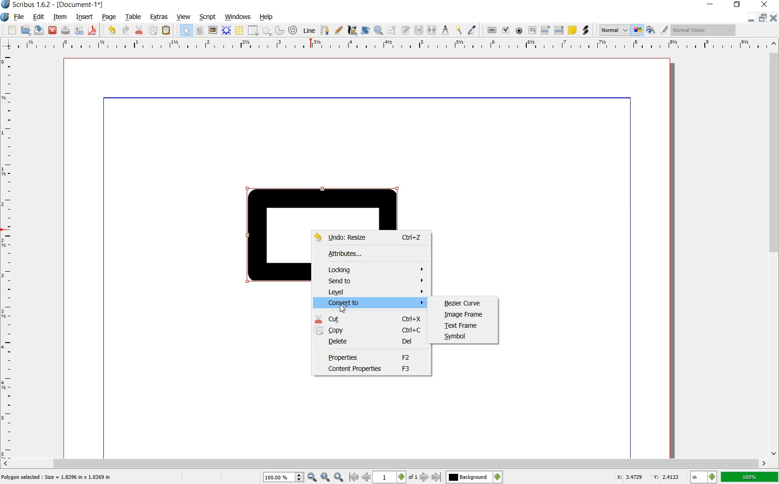  I want to click on link annotation, so click(586, 31).